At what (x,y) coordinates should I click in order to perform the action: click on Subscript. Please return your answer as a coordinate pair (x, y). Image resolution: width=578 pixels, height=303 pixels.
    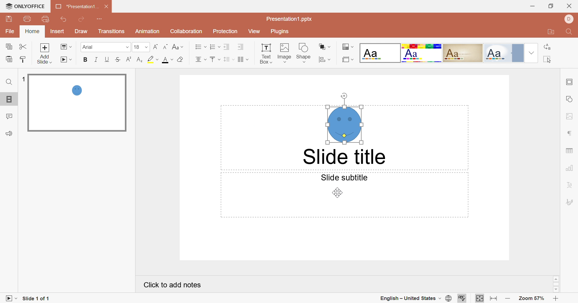
    Looking at the image, I should click on (139, 60).